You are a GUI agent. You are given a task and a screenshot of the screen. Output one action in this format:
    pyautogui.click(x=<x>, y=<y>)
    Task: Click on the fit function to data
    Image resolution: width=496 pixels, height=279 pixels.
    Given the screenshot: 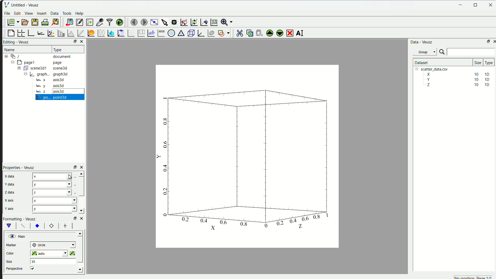 What is the action you would take?
    pyautogui.click(x=80, y=33)
    